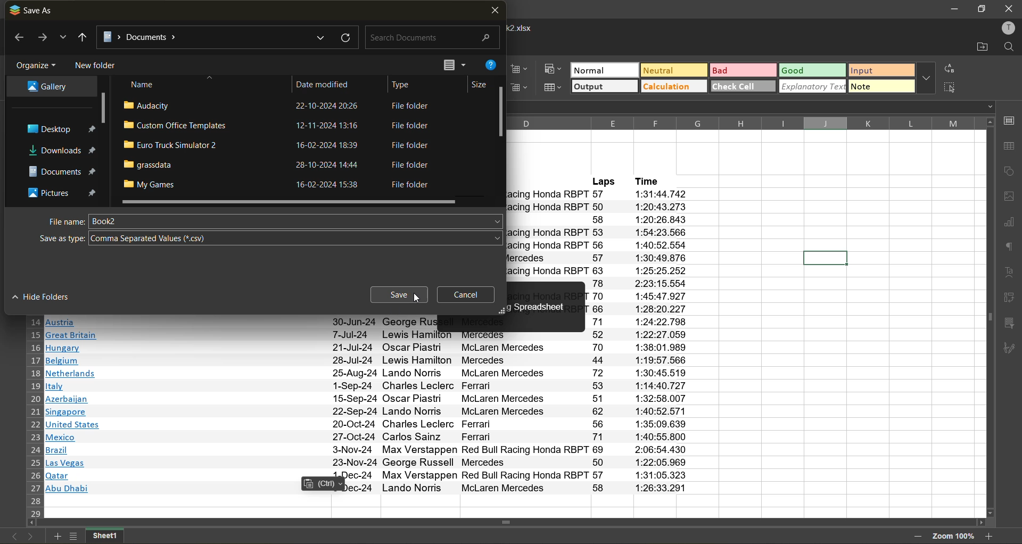  I want to click on charts, so click(1009, 224).